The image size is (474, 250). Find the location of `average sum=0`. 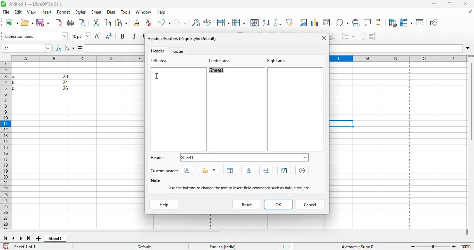

average sum=0 is located at coordinates (356, 246).